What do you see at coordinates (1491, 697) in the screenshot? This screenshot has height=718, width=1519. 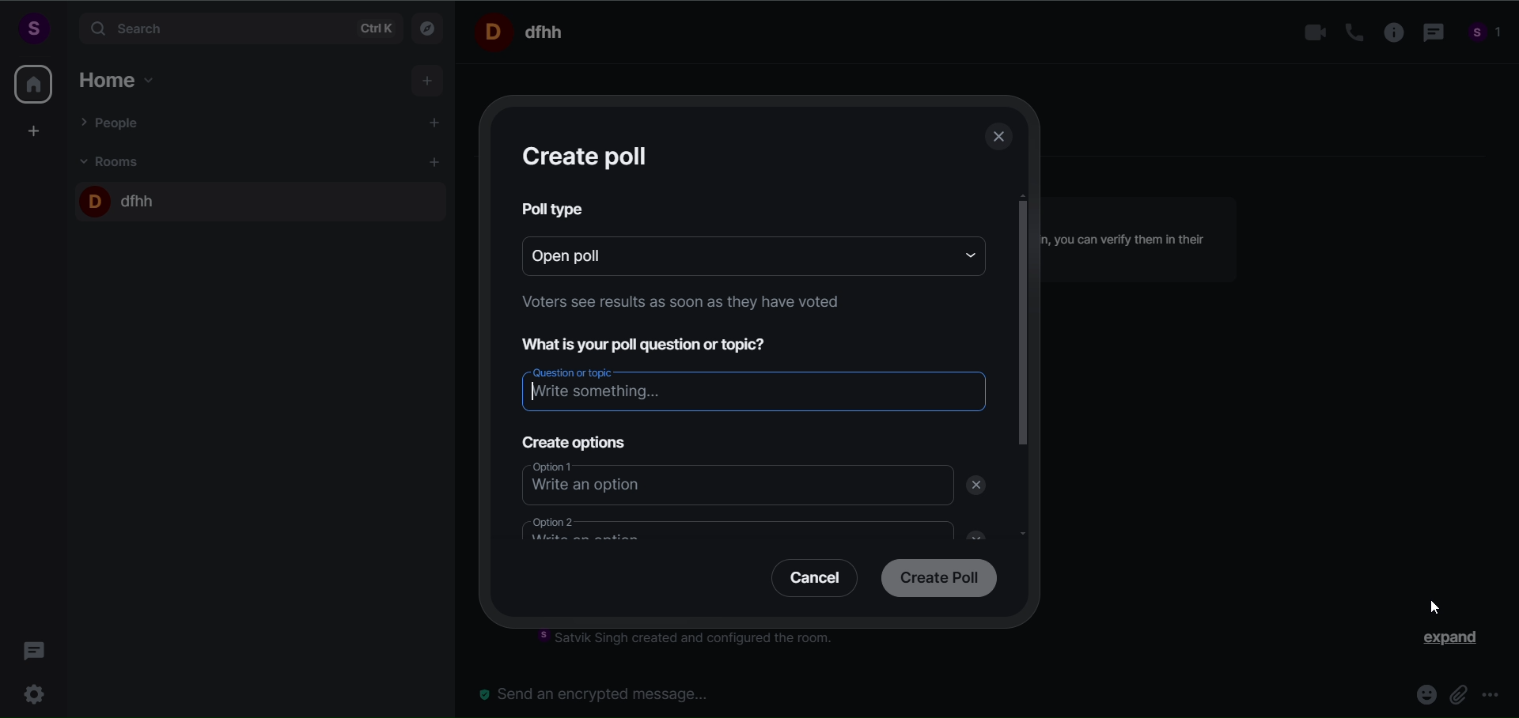 I see `more options` at bounding box center [1491, 697].